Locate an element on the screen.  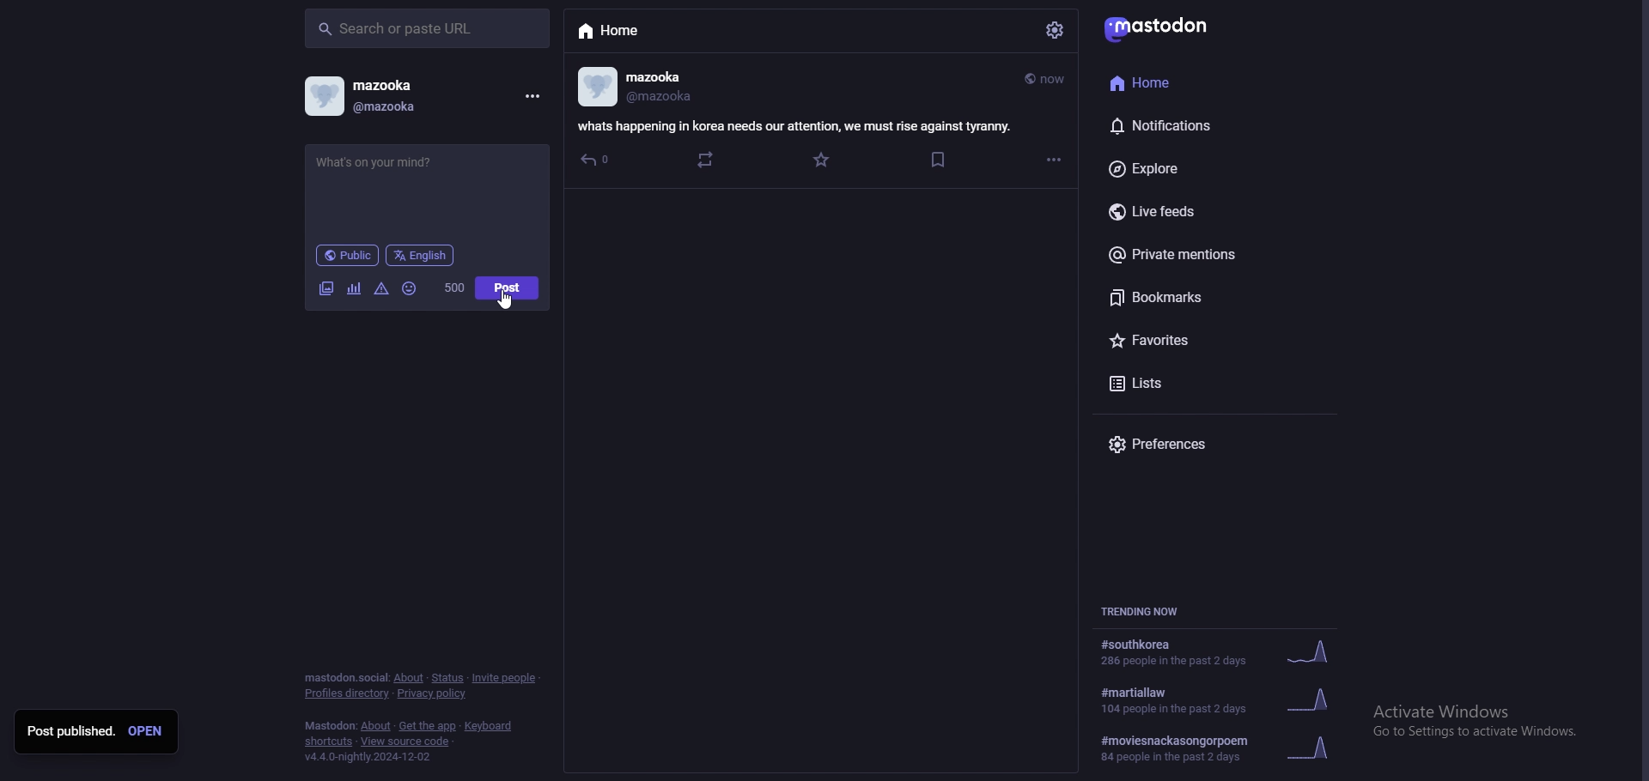
privacy policy is located at coordinates (430, 693).